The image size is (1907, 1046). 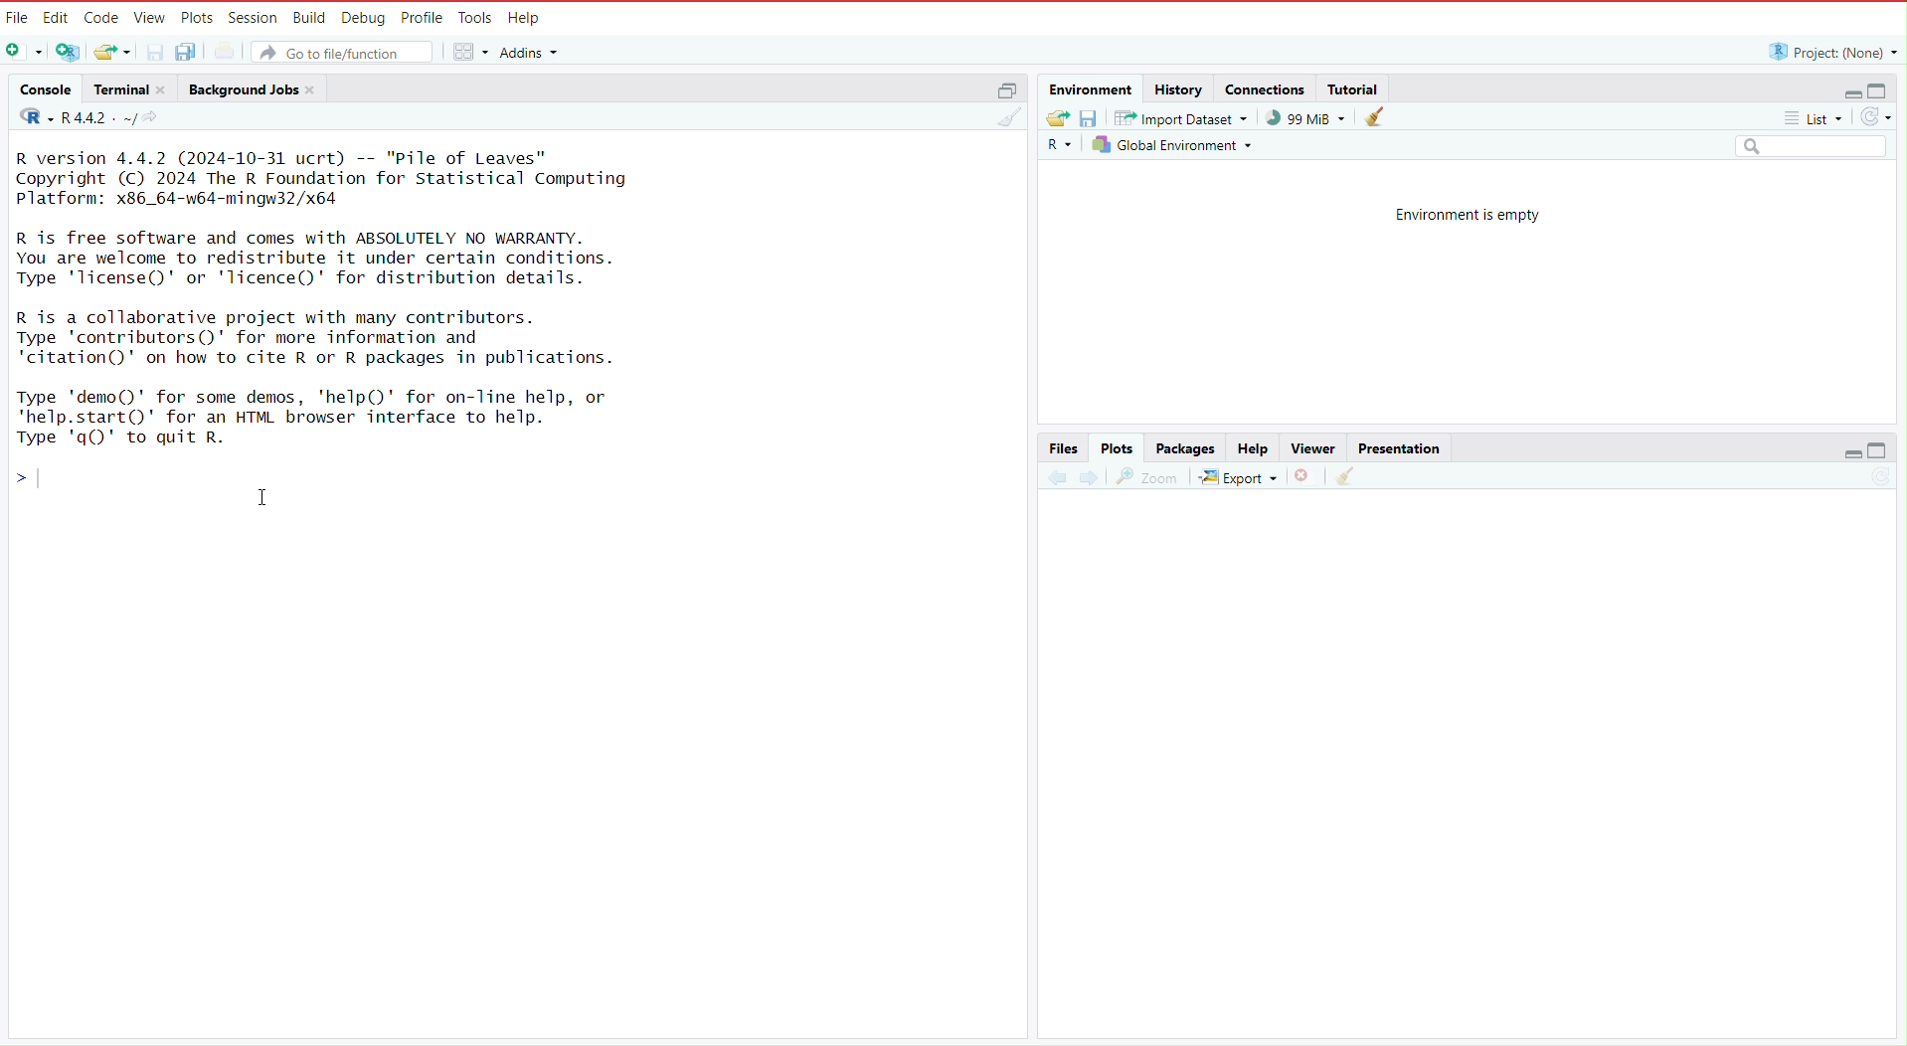 What do you see at coordinates (47, 478) in the screenshot?
I see `typing cursor` at bounding box center [47, 478].